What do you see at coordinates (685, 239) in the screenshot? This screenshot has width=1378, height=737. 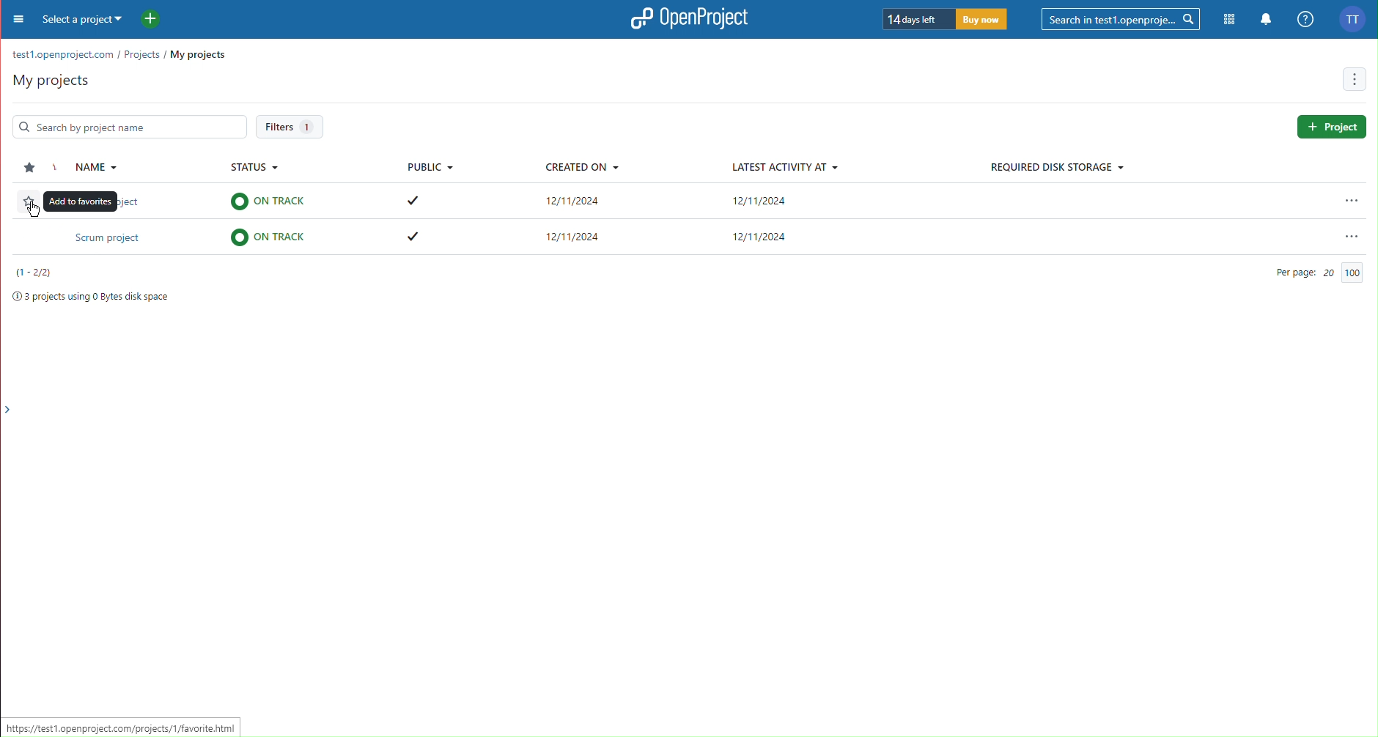 I see `Scrum Project` at bounding box center [685, 239].